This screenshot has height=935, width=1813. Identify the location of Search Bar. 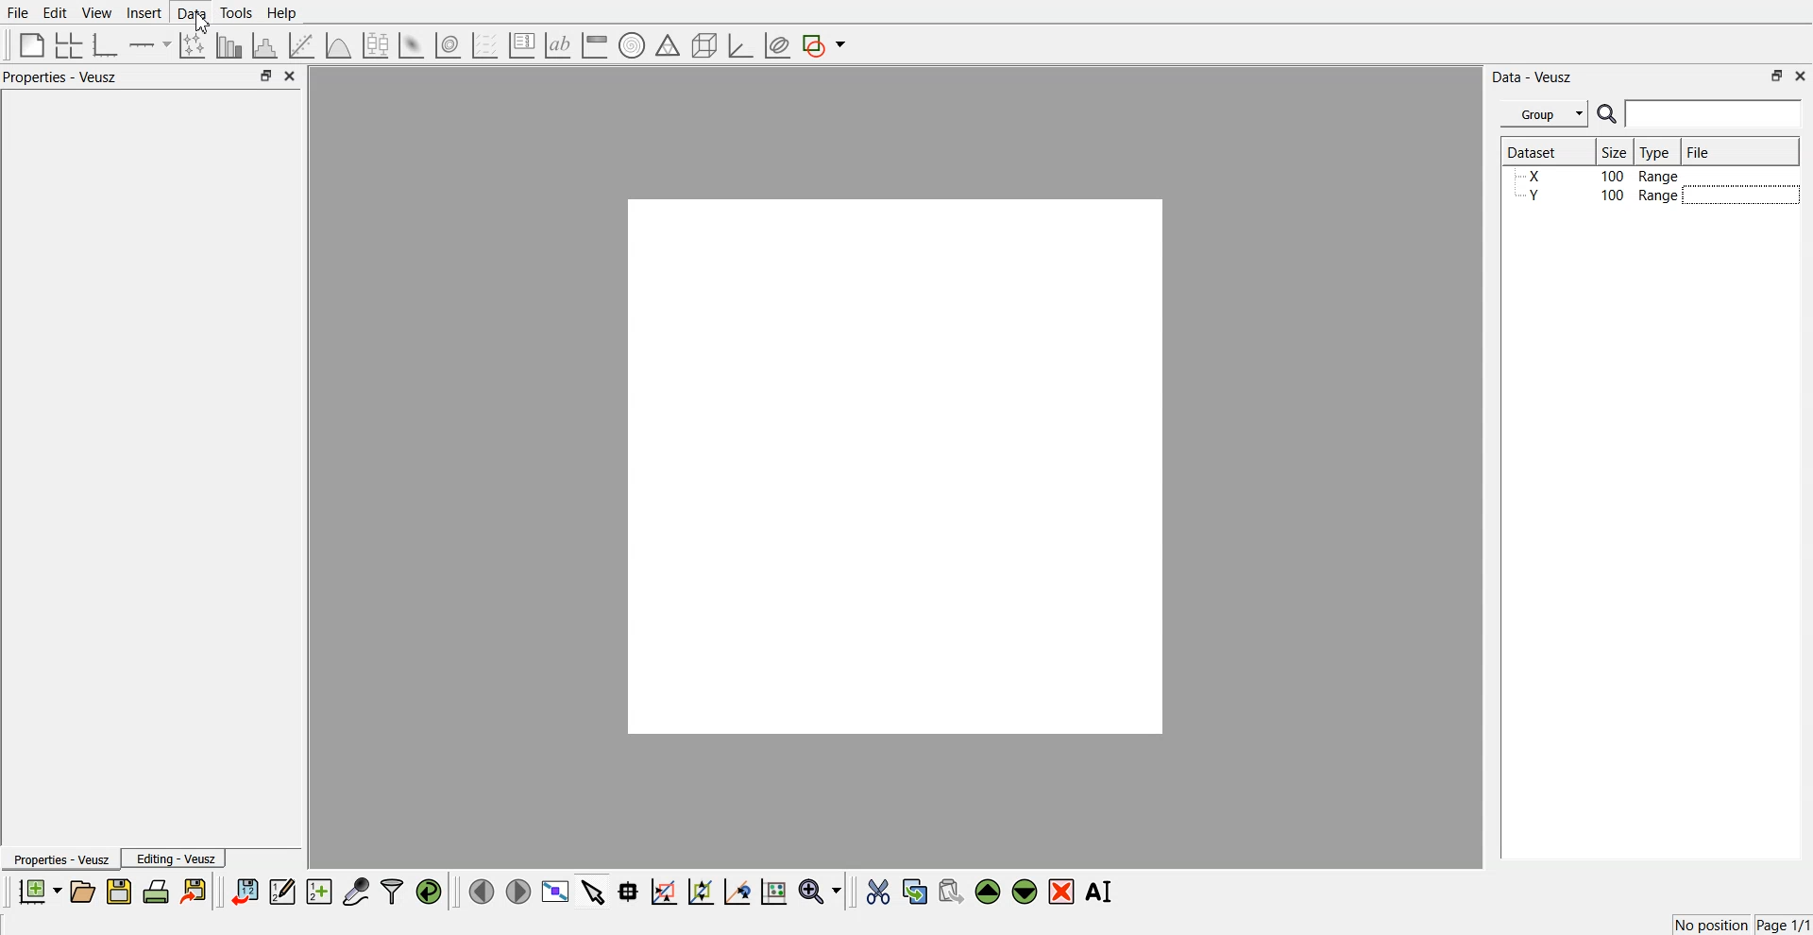
(1701, 113).